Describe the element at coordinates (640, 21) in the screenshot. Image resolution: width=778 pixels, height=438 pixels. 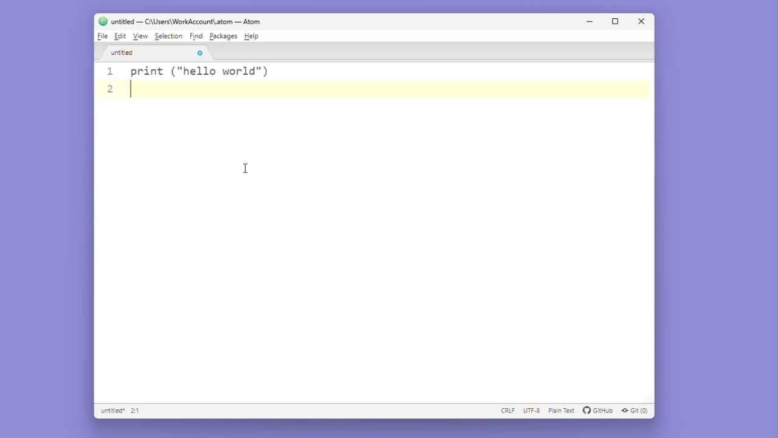
I see `Close` at that location.